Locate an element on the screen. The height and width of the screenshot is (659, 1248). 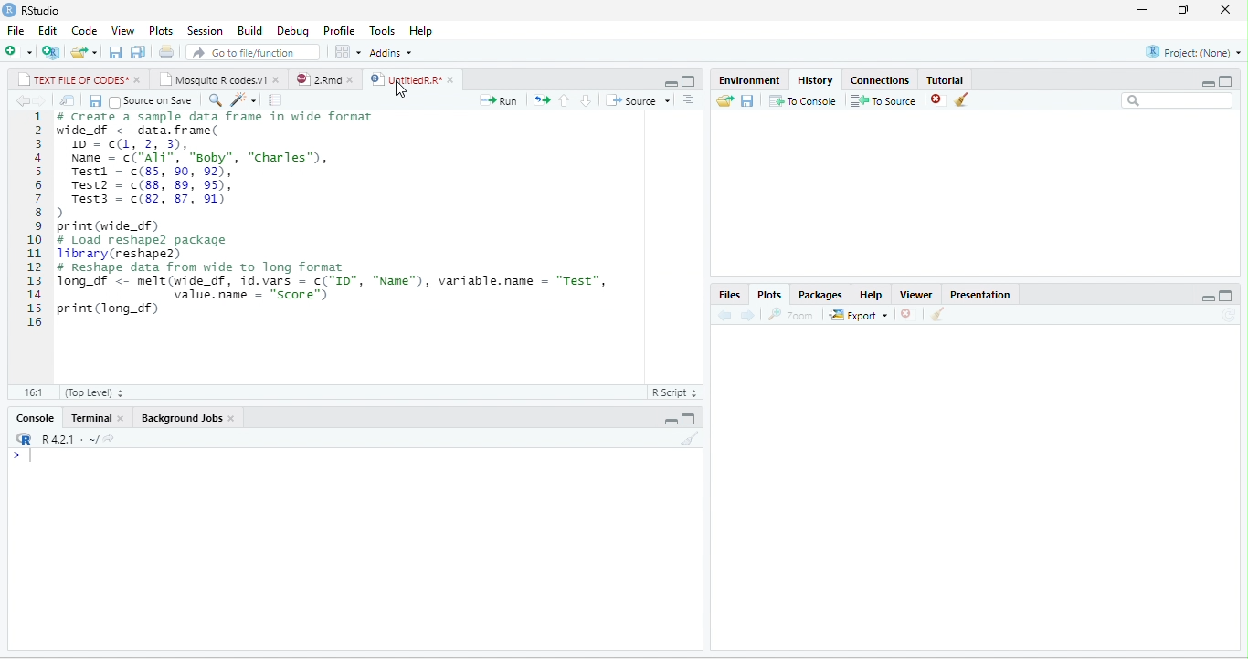
To Console is located at coordinates (803, 99).